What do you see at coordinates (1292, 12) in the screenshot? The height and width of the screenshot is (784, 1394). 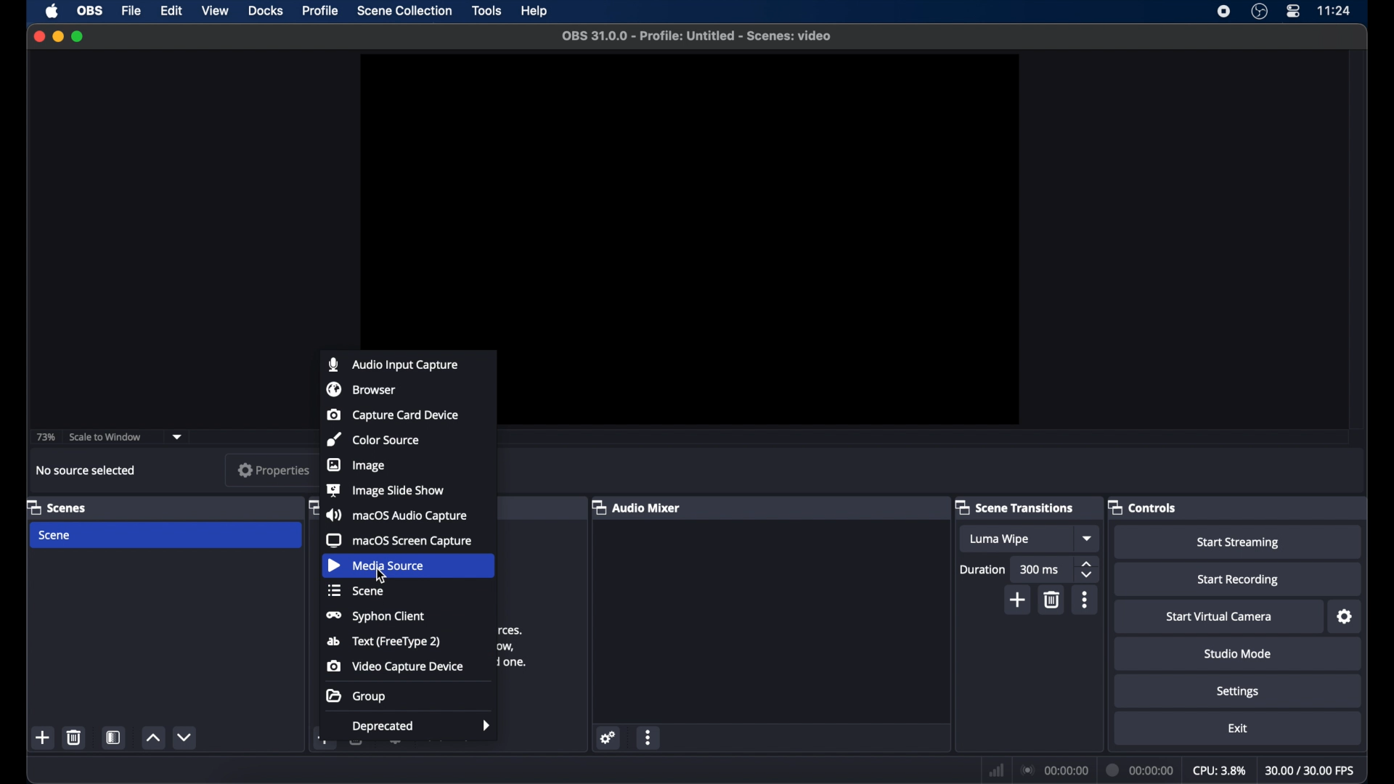 I see `control center` at bounding box center [1292, 12].